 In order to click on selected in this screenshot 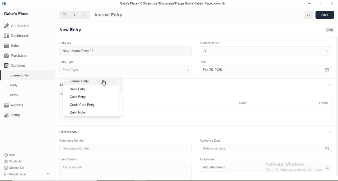, I will do `click(2, 75)`.